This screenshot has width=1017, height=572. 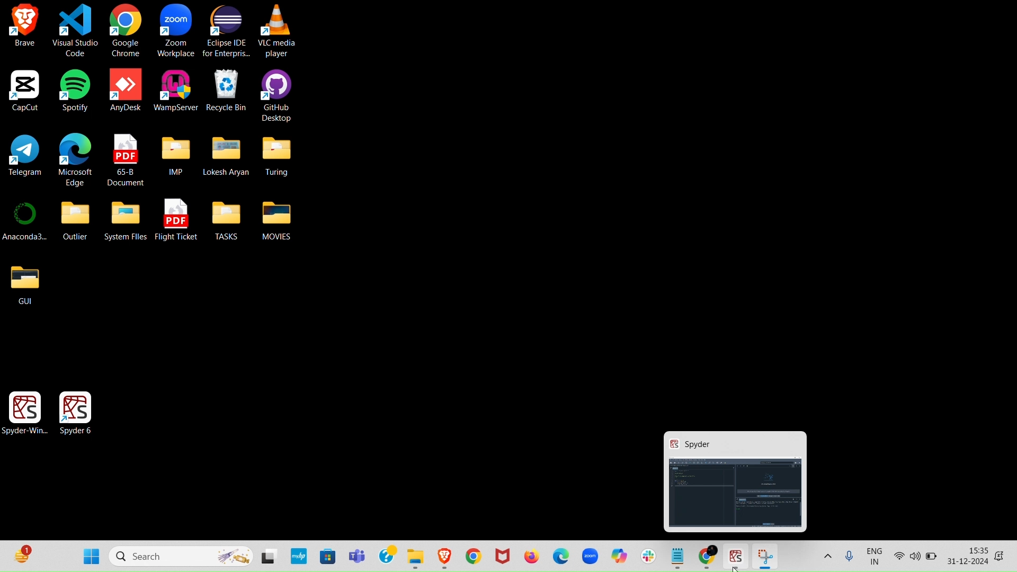 What do you see at coordinates (22, 25) in the screenshot?
I see `Brave` at bounding box center [22, 25].